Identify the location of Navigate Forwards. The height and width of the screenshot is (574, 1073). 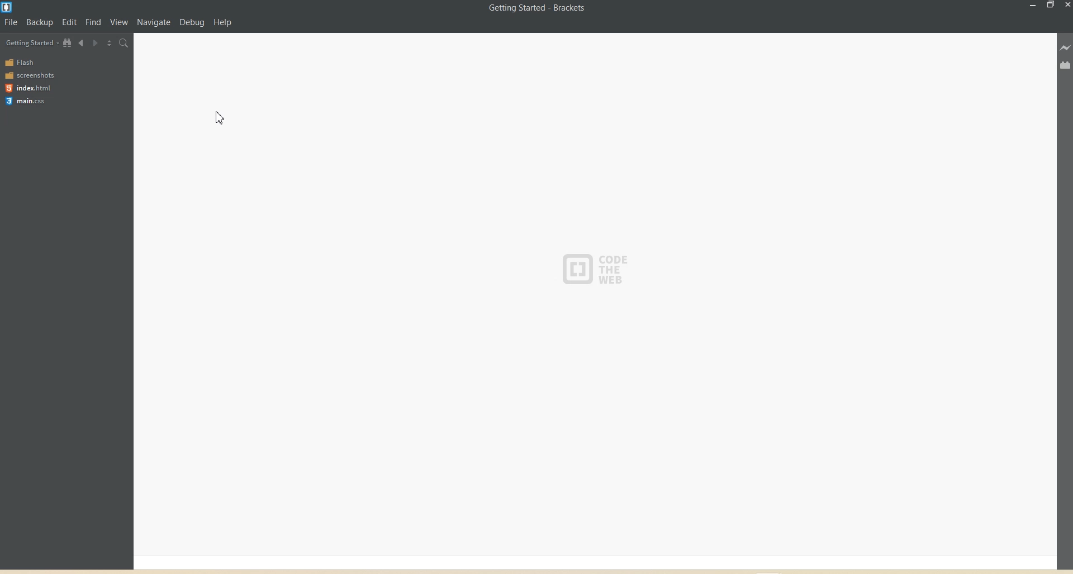
(95, 42).